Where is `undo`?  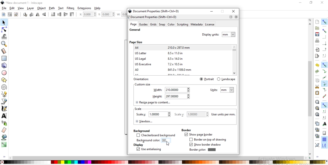
undo is located at coordinates (316, 65).